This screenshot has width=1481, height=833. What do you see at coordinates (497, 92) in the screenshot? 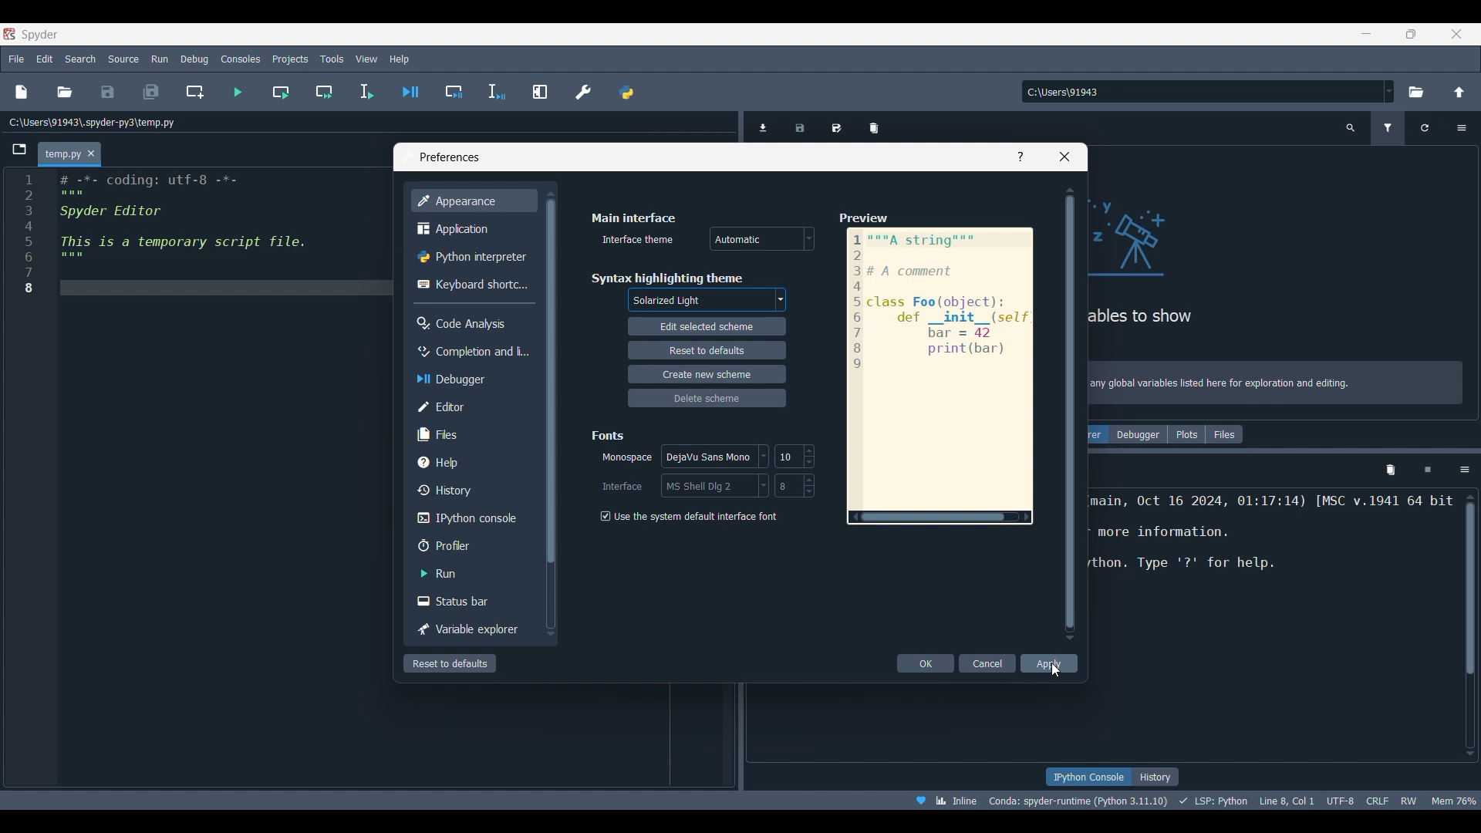
I see `Debug selection/current time` at bounding box center [497, 92].